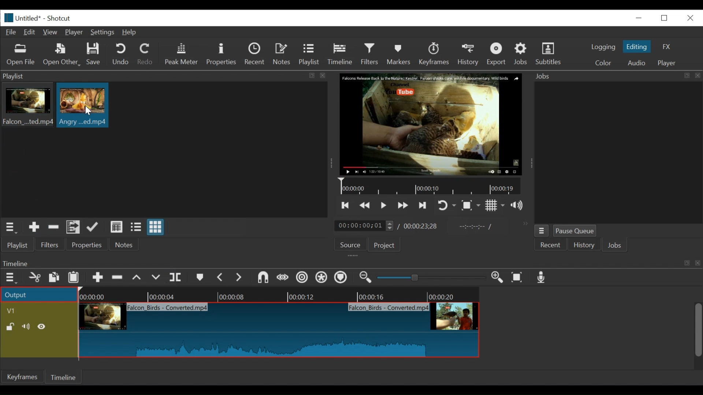 The image size is (703, 395). I want to click on Jobs menu, so click(613, 75).